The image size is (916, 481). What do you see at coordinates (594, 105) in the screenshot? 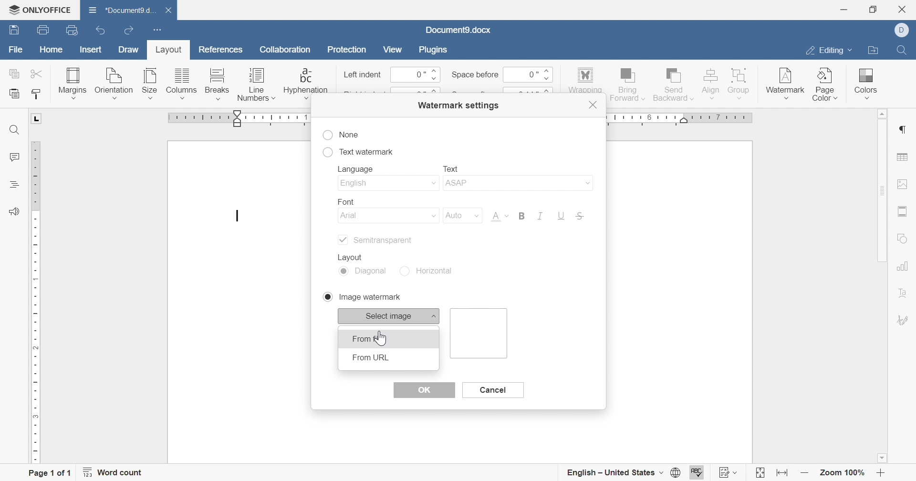
I see `close` at bounding box center [594, 105].